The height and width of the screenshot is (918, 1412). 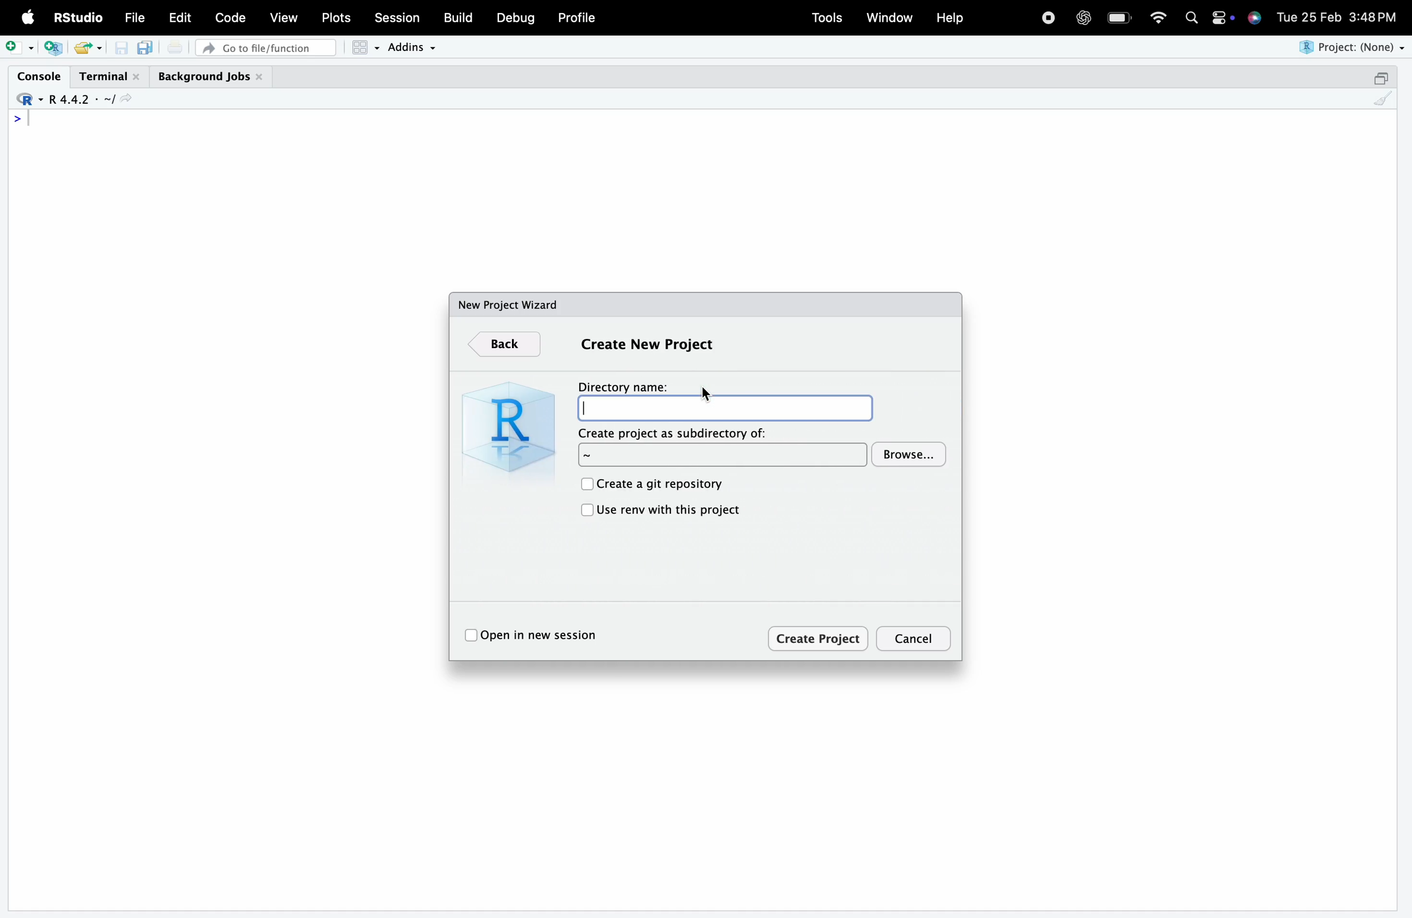 What do you see at coordinates (457, 17) in the screenshot?
I see `Build` at bounding box center [457, 17].